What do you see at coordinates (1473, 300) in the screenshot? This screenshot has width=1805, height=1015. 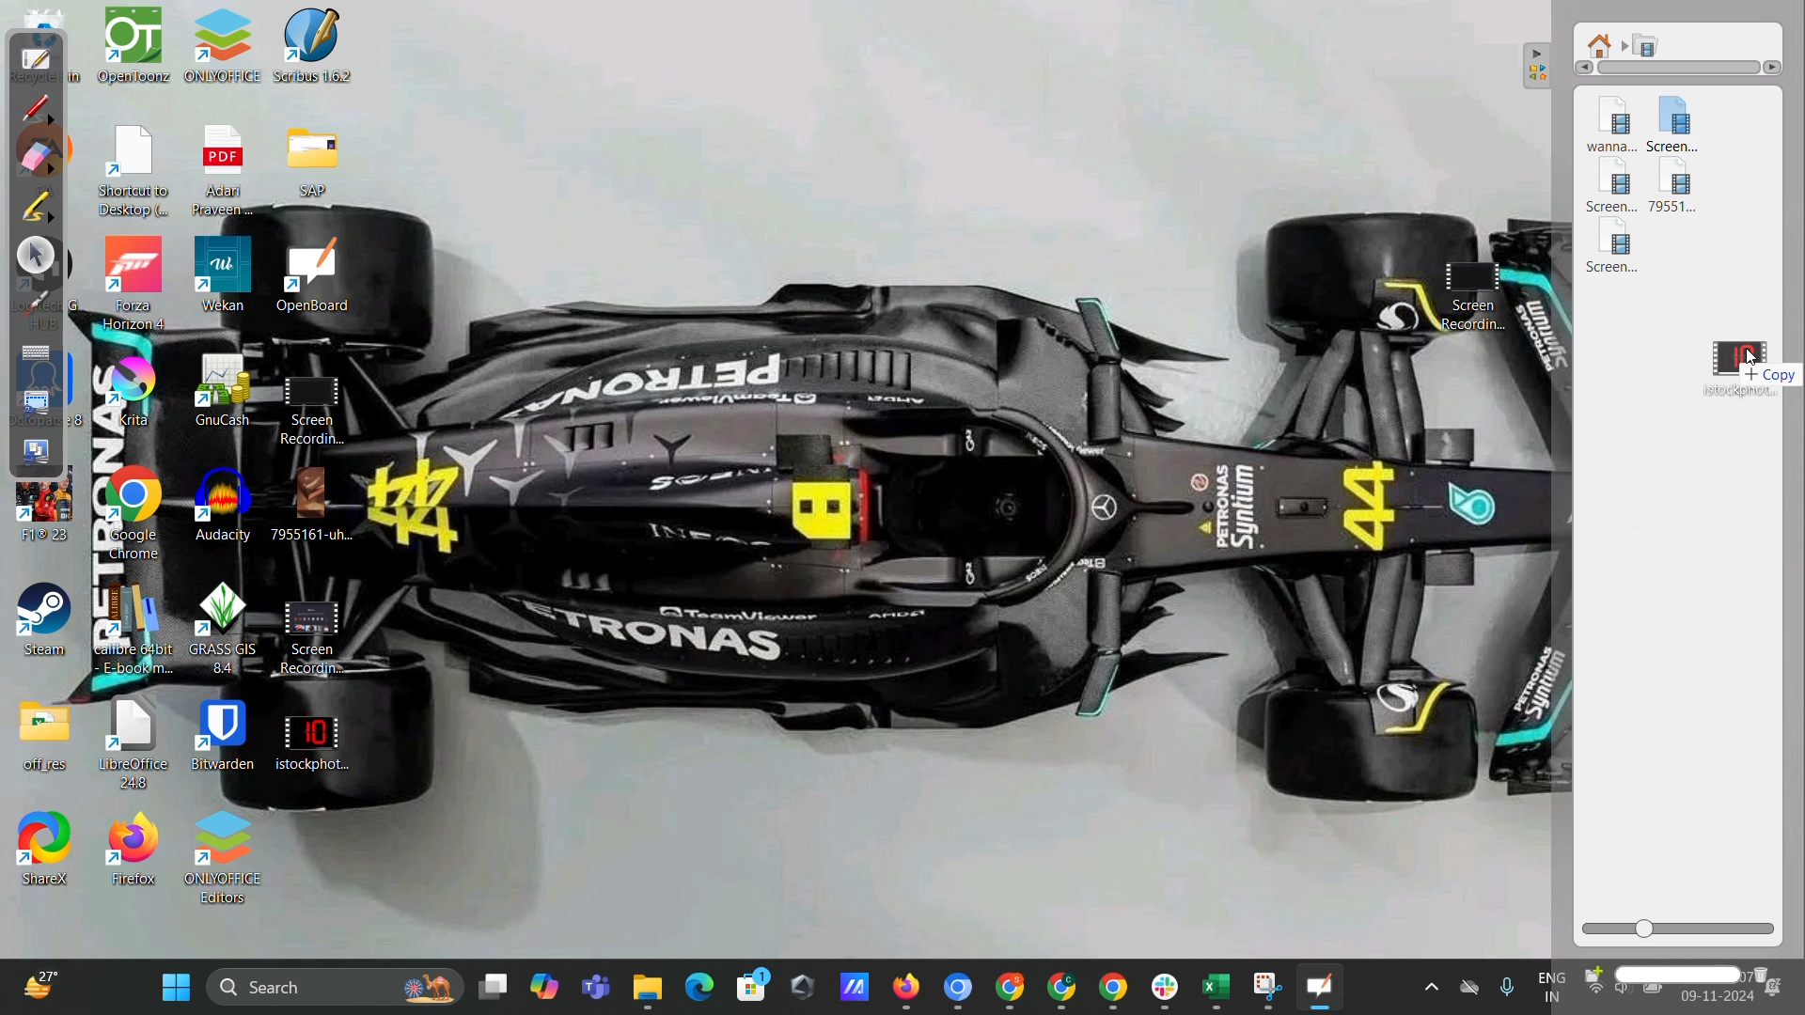 I see `Screen recording` at bounding box center [1473, 300].